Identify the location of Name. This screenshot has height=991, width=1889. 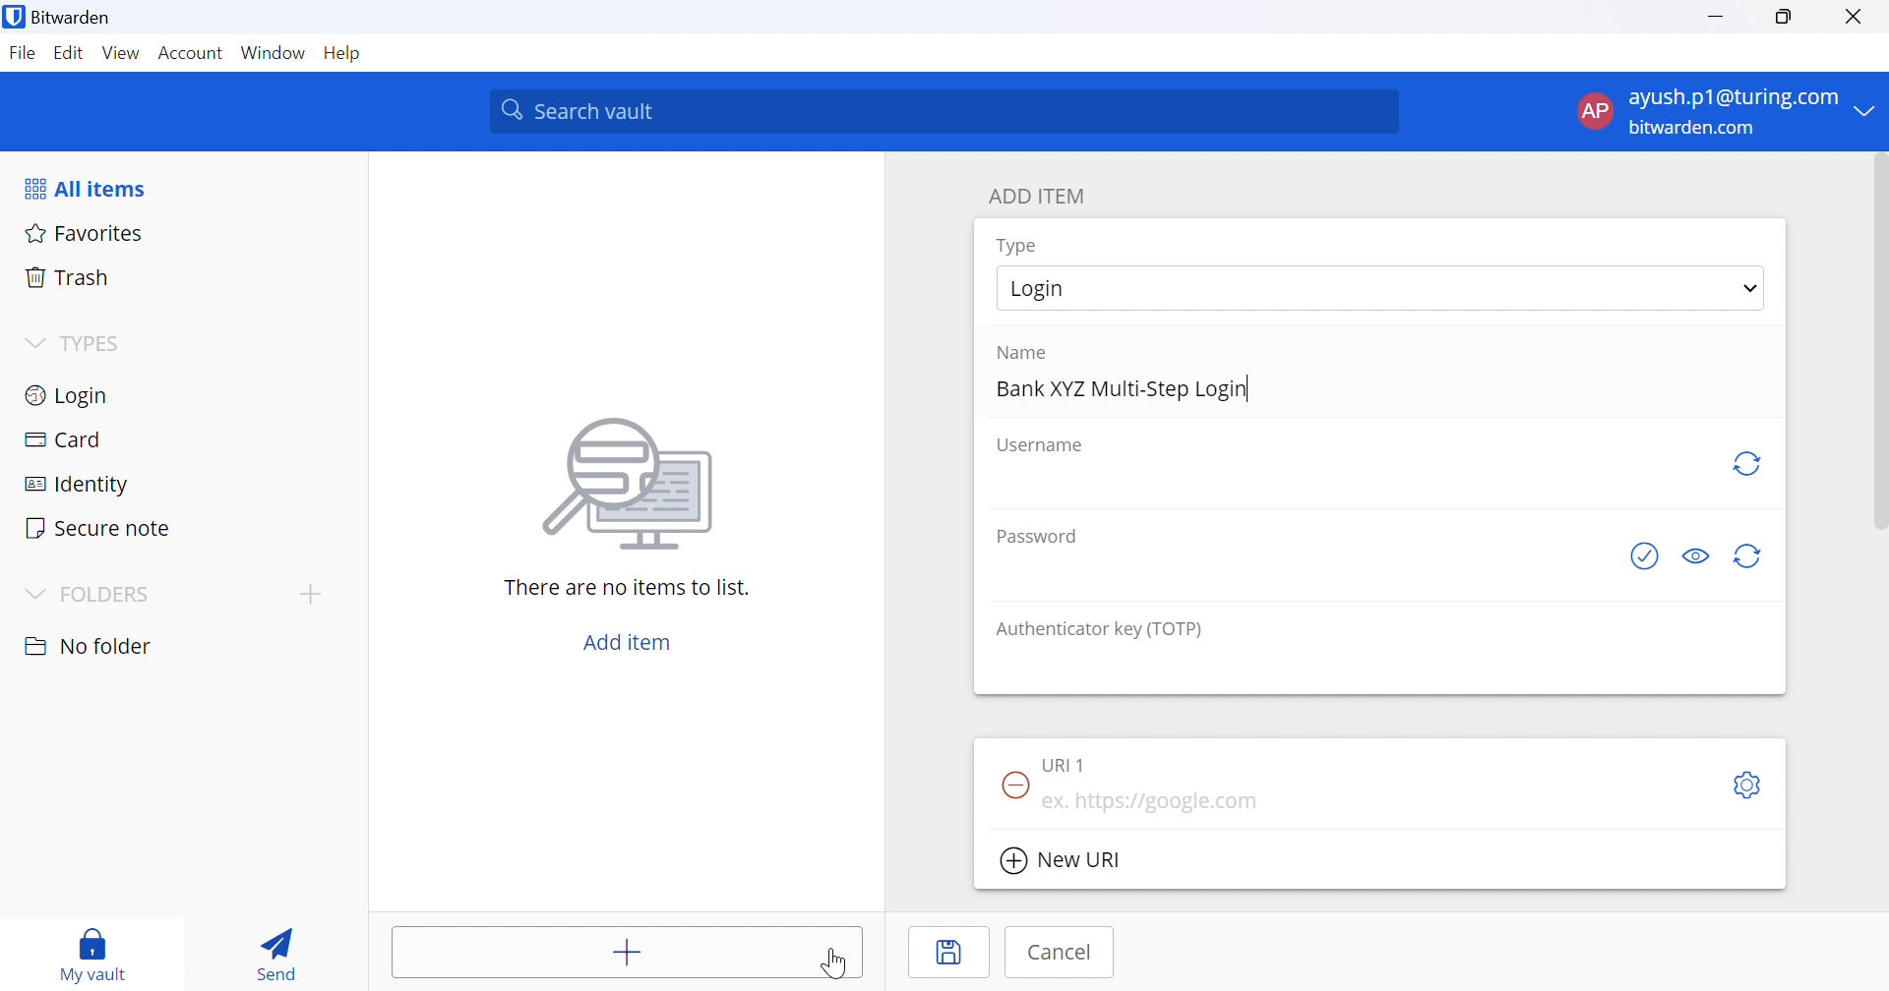
(1026, 353).